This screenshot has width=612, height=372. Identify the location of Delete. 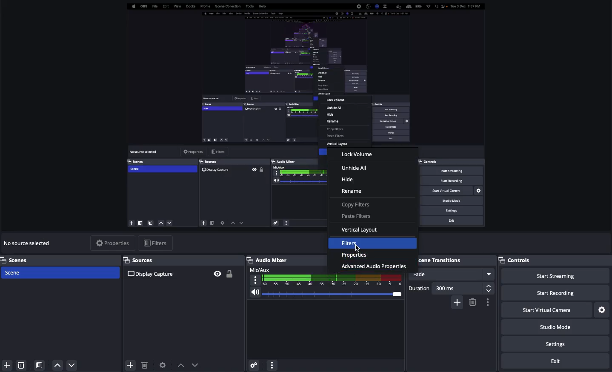
(144, 365).